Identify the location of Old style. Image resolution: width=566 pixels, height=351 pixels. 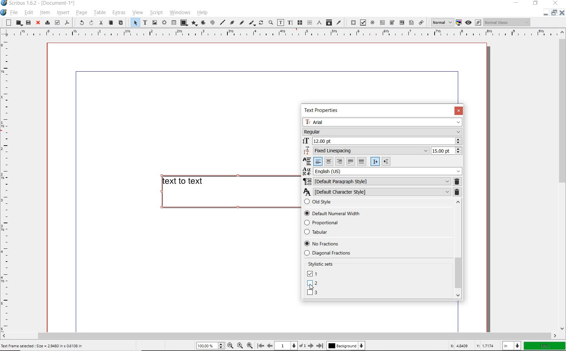
(377, 204).